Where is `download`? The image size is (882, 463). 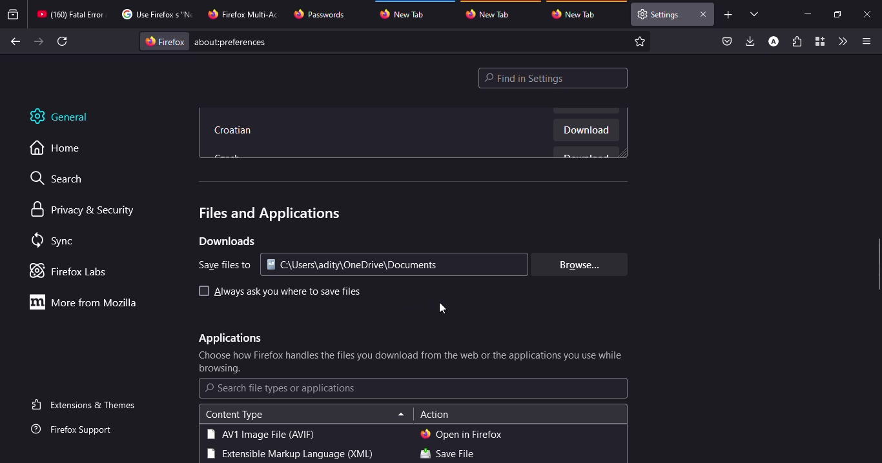
download is located at coordinates (586, 132).